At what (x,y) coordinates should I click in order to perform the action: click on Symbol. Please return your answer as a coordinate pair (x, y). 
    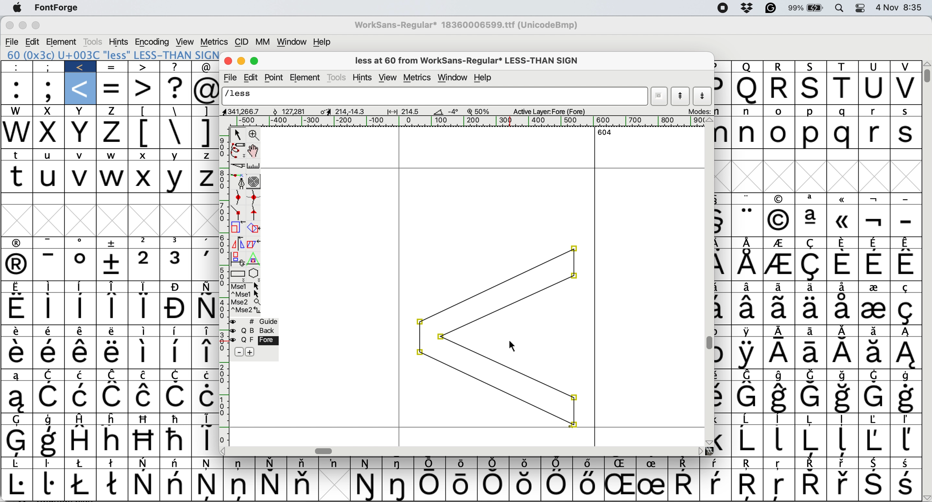
    Looking at the image, I should click on (812, 376).